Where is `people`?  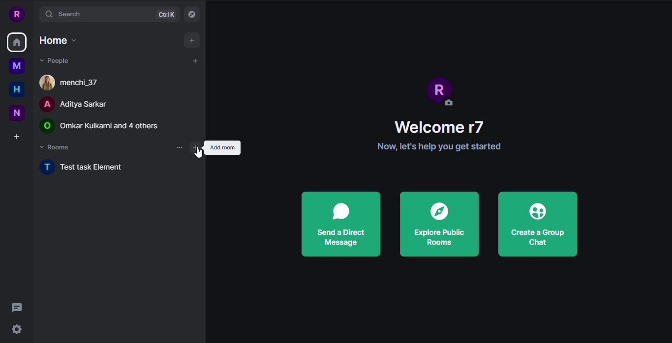
people is located at coordinates (72, 105).